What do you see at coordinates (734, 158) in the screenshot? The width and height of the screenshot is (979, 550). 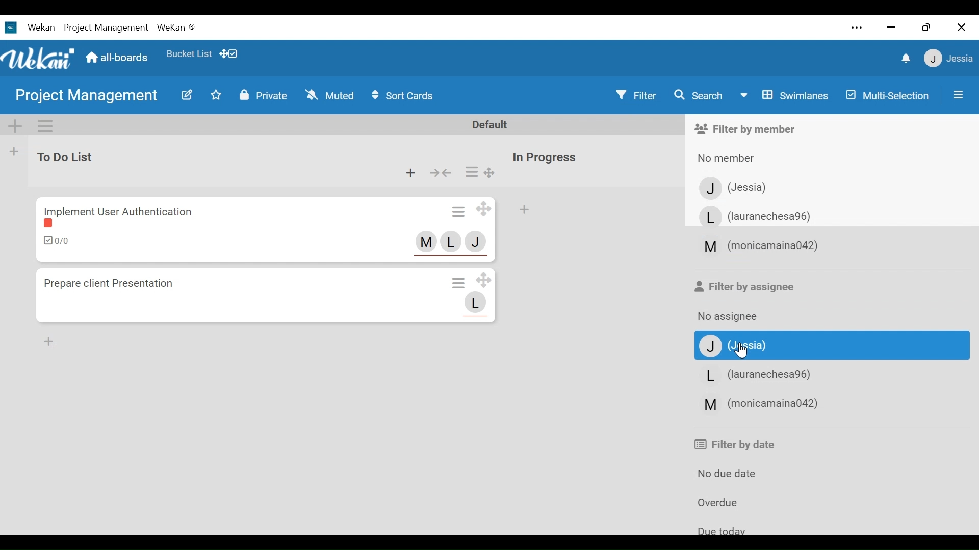 I see `No member` at bounding box center [734, 158].